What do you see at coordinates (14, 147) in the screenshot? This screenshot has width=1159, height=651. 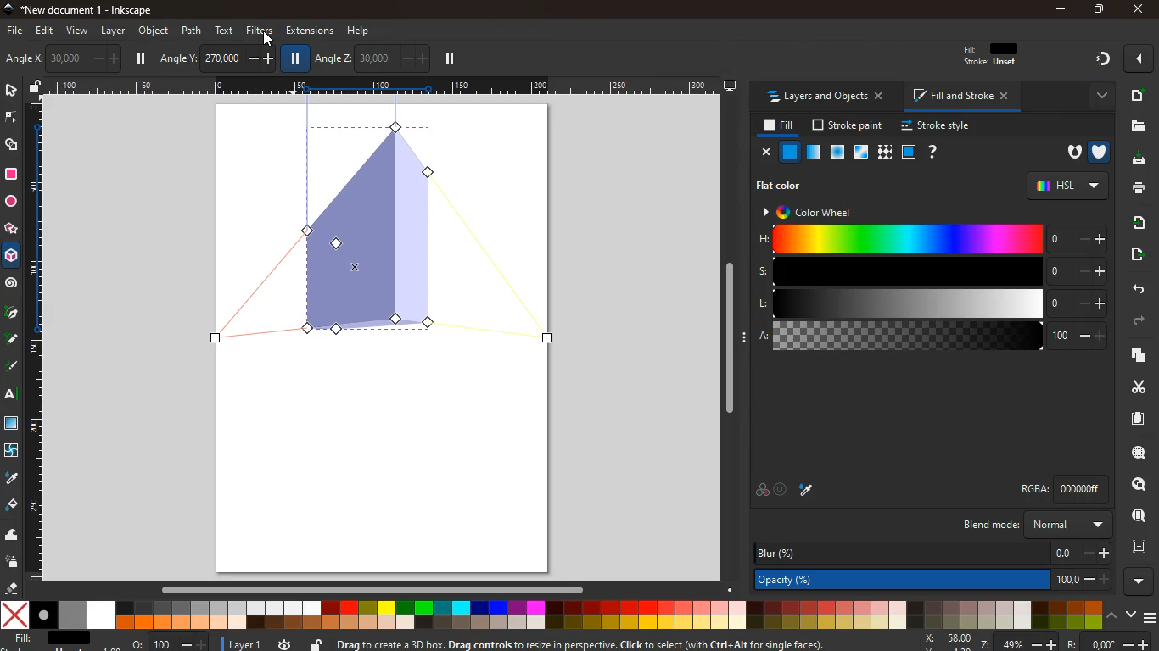 I see `shapes` at bounding box center [14, 147].